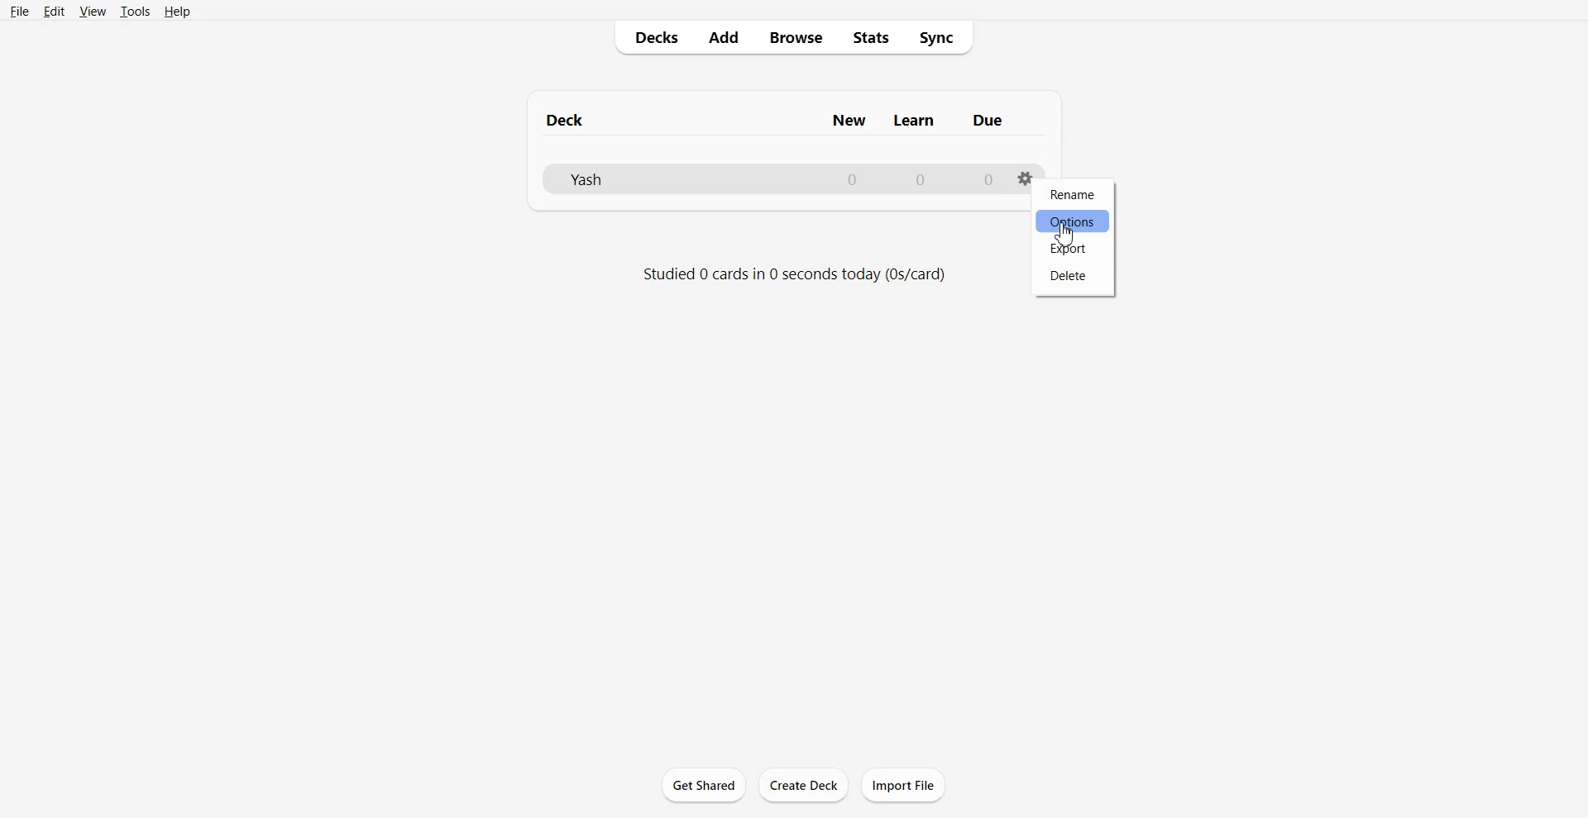  I want to click on Decks, so click(651, 37).